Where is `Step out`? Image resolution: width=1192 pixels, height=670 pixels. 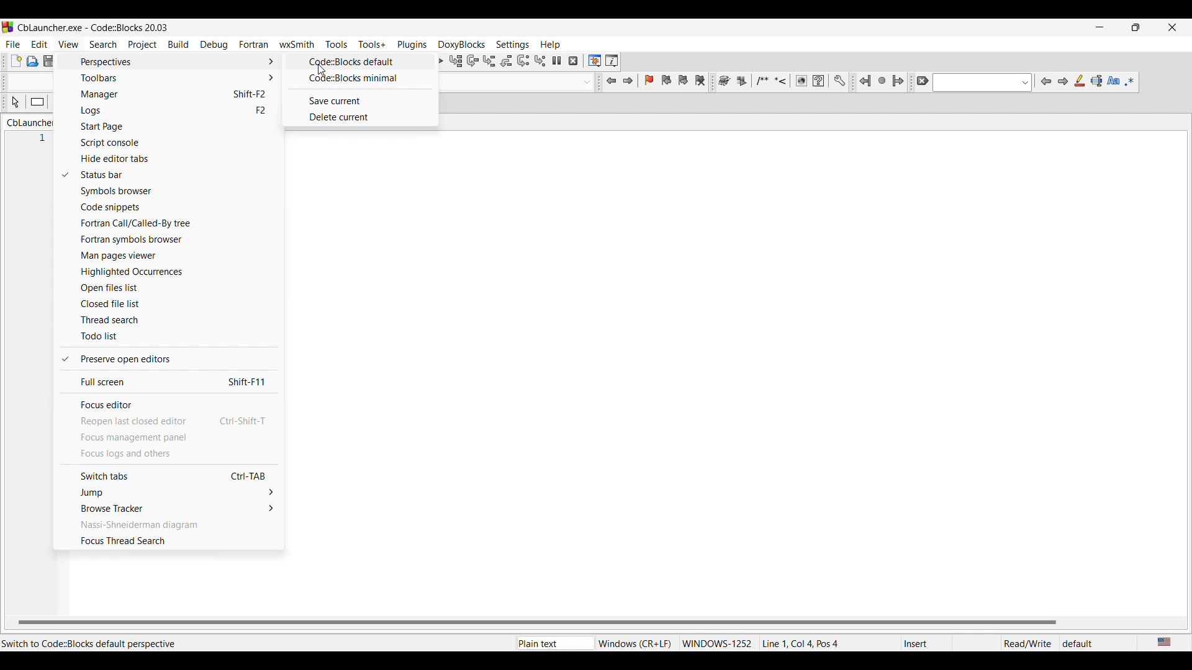
Step out is located at coordinates (507, 61).